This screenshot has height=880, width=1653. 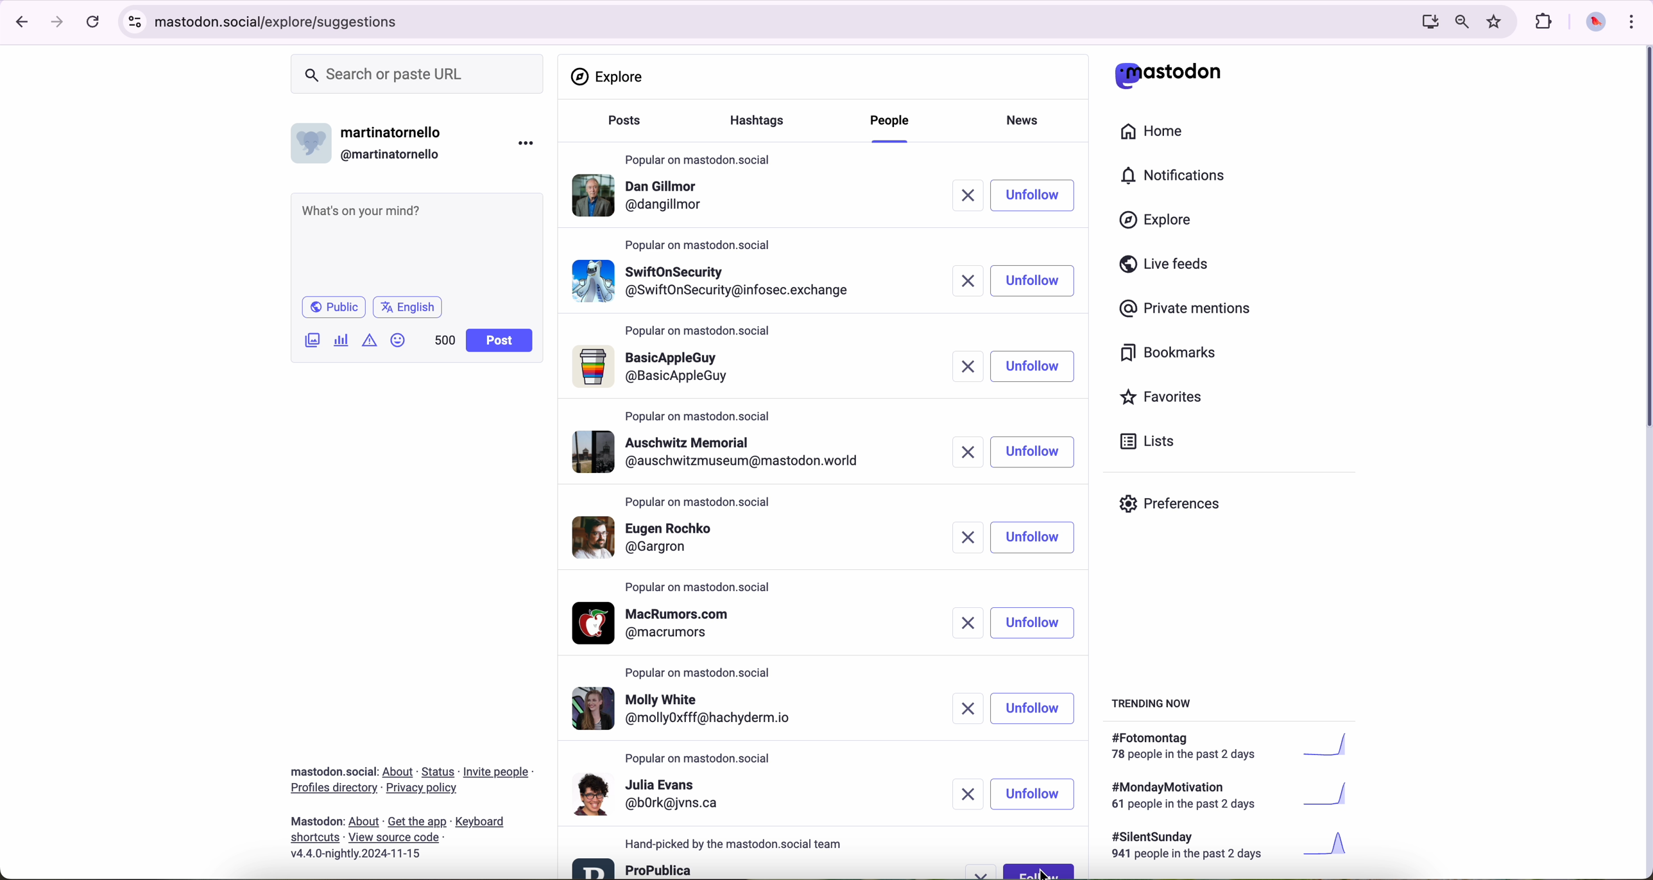 What do you see at coordinates (700, 759) in the screenshot?
I see `popular on mastodon.social` at bounding box center [700, 759].